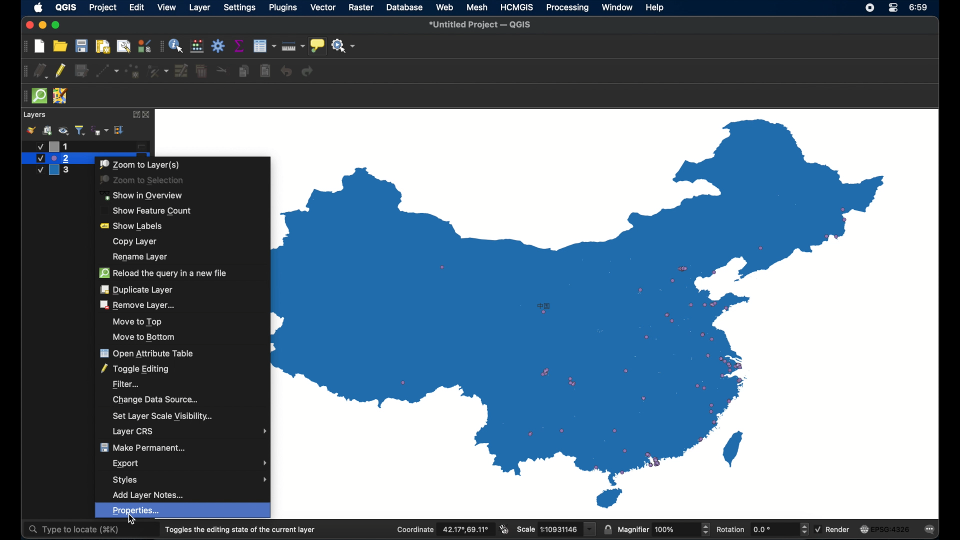 This screenshot has height=540, width=960. What do you see at coordinates (594, 319) in the screenshot?
I see `boundary  map of  china with point data` at bounding box center [594, 319].